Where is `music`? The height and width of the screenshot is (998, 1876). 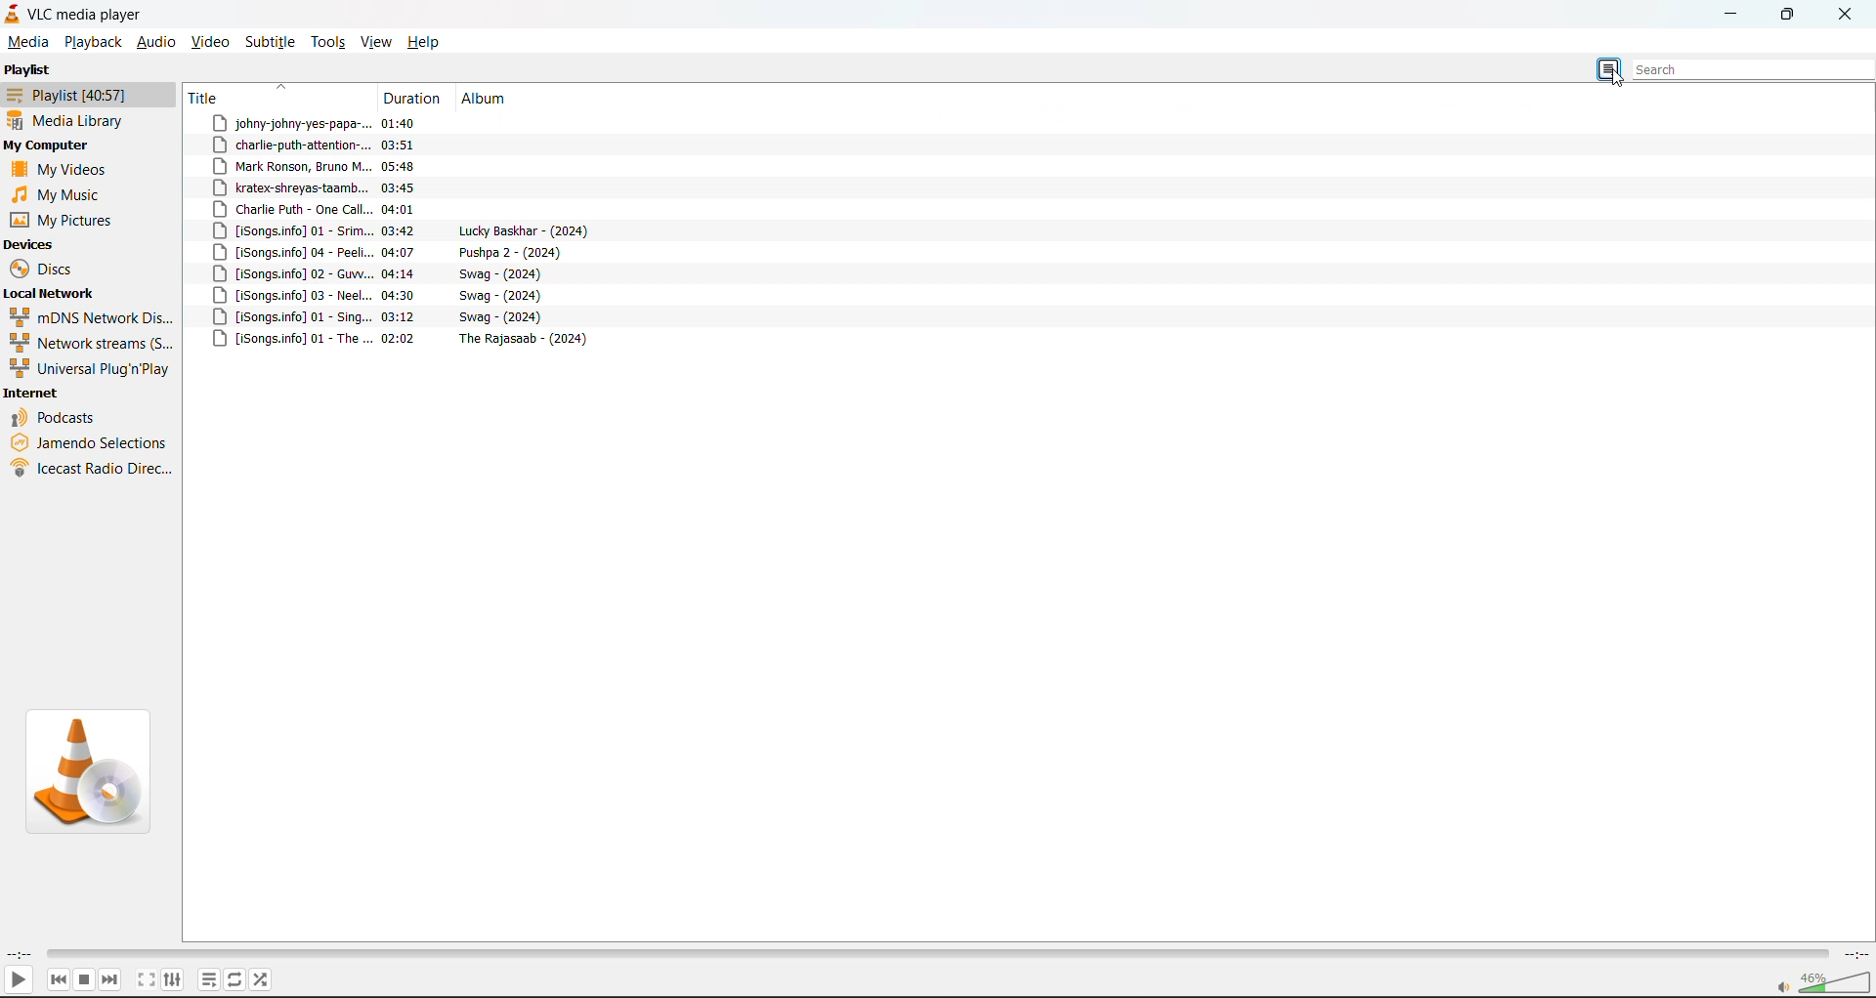
music is located at coordinates (67, 194).